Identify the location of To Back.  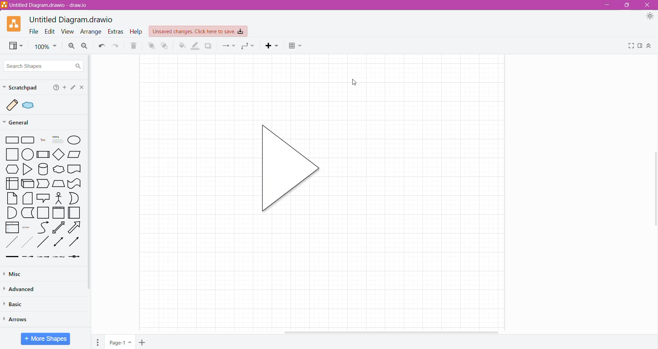
(166, 45).